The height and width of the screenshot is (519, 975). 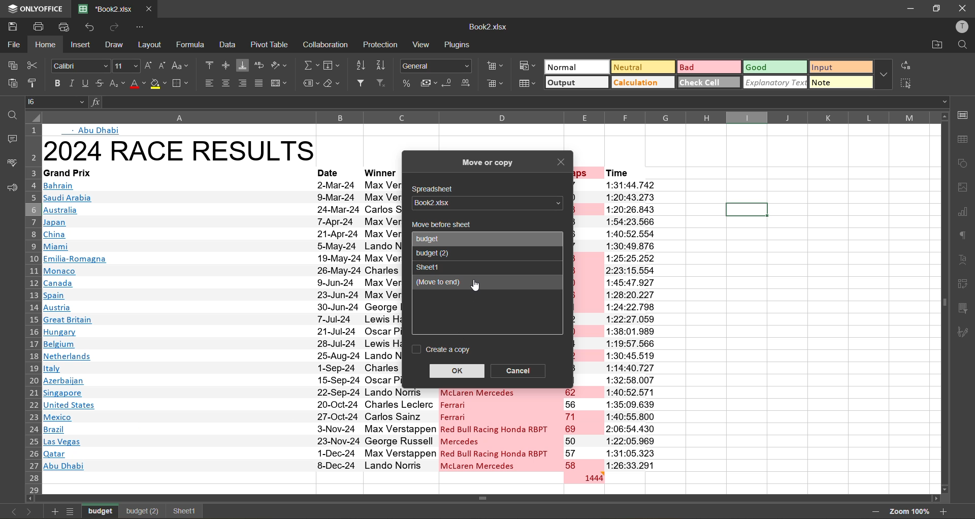 I want to click on time, so click(x=630, y=172).